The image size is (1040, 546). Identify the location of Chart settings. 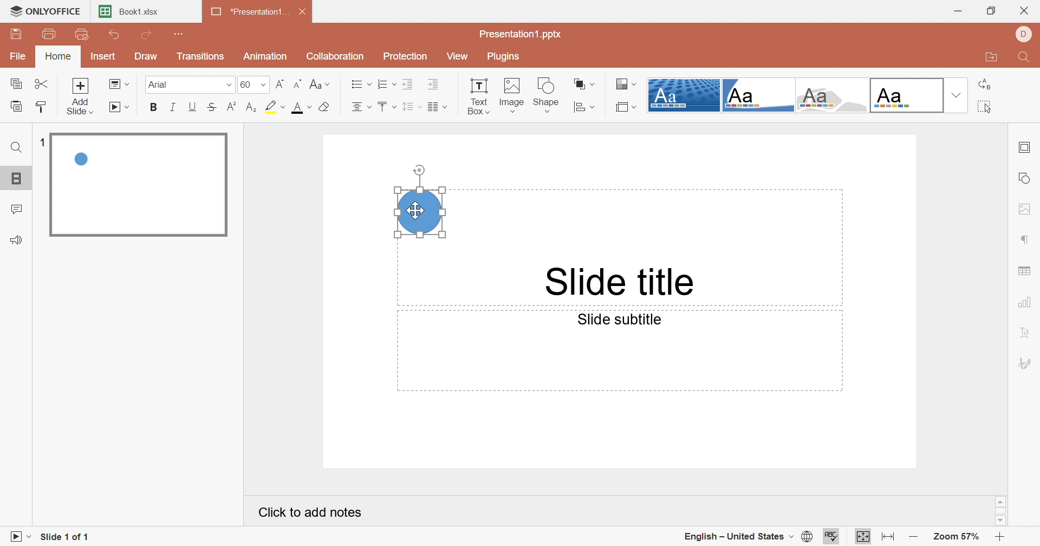
(1026, 303).